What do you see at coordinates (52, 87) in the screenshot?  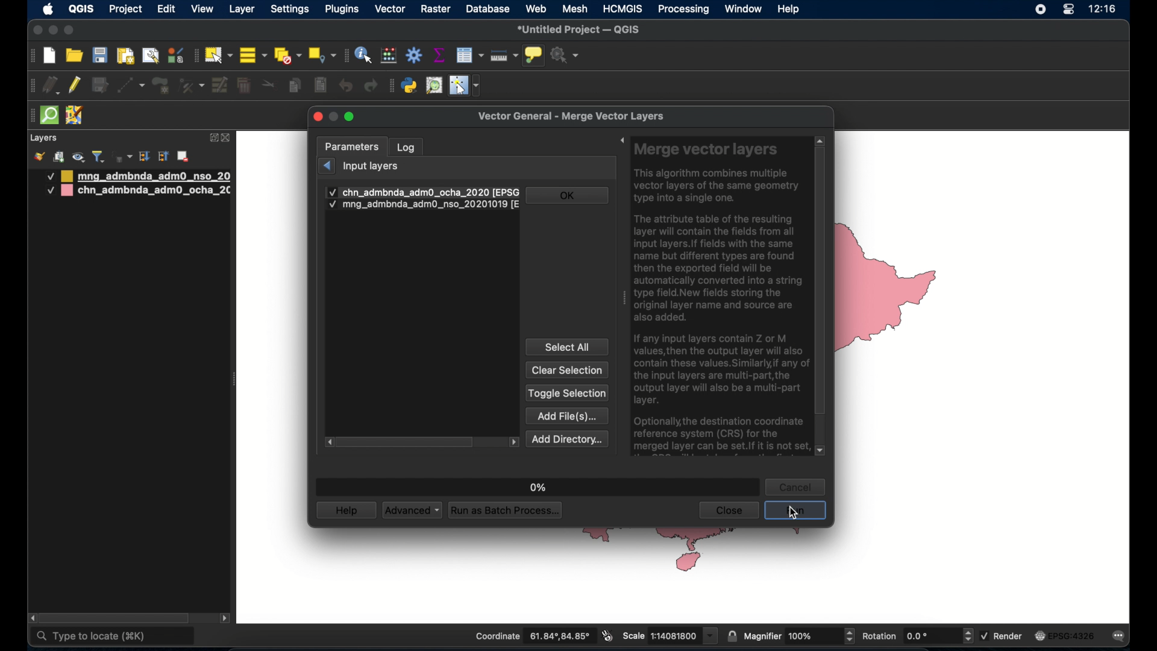 I see `current edits` at bounding box center [52, 87].